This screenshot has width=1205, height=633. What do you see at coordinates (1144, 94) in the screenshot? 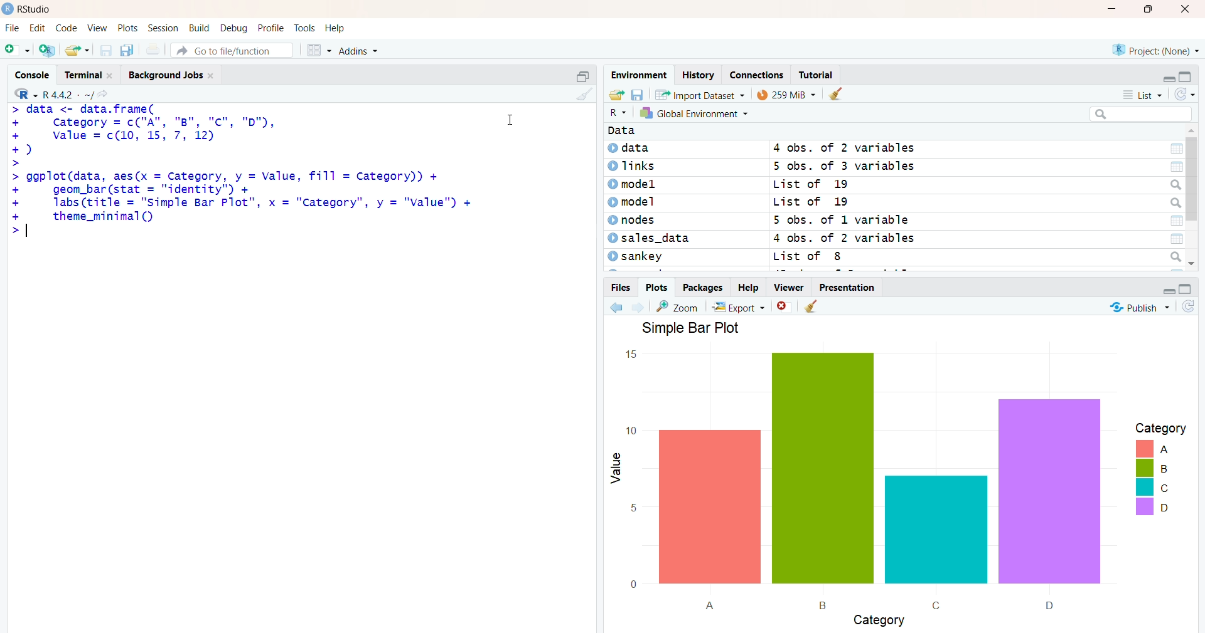
I see `list view` at bounding box center [1144, 94].